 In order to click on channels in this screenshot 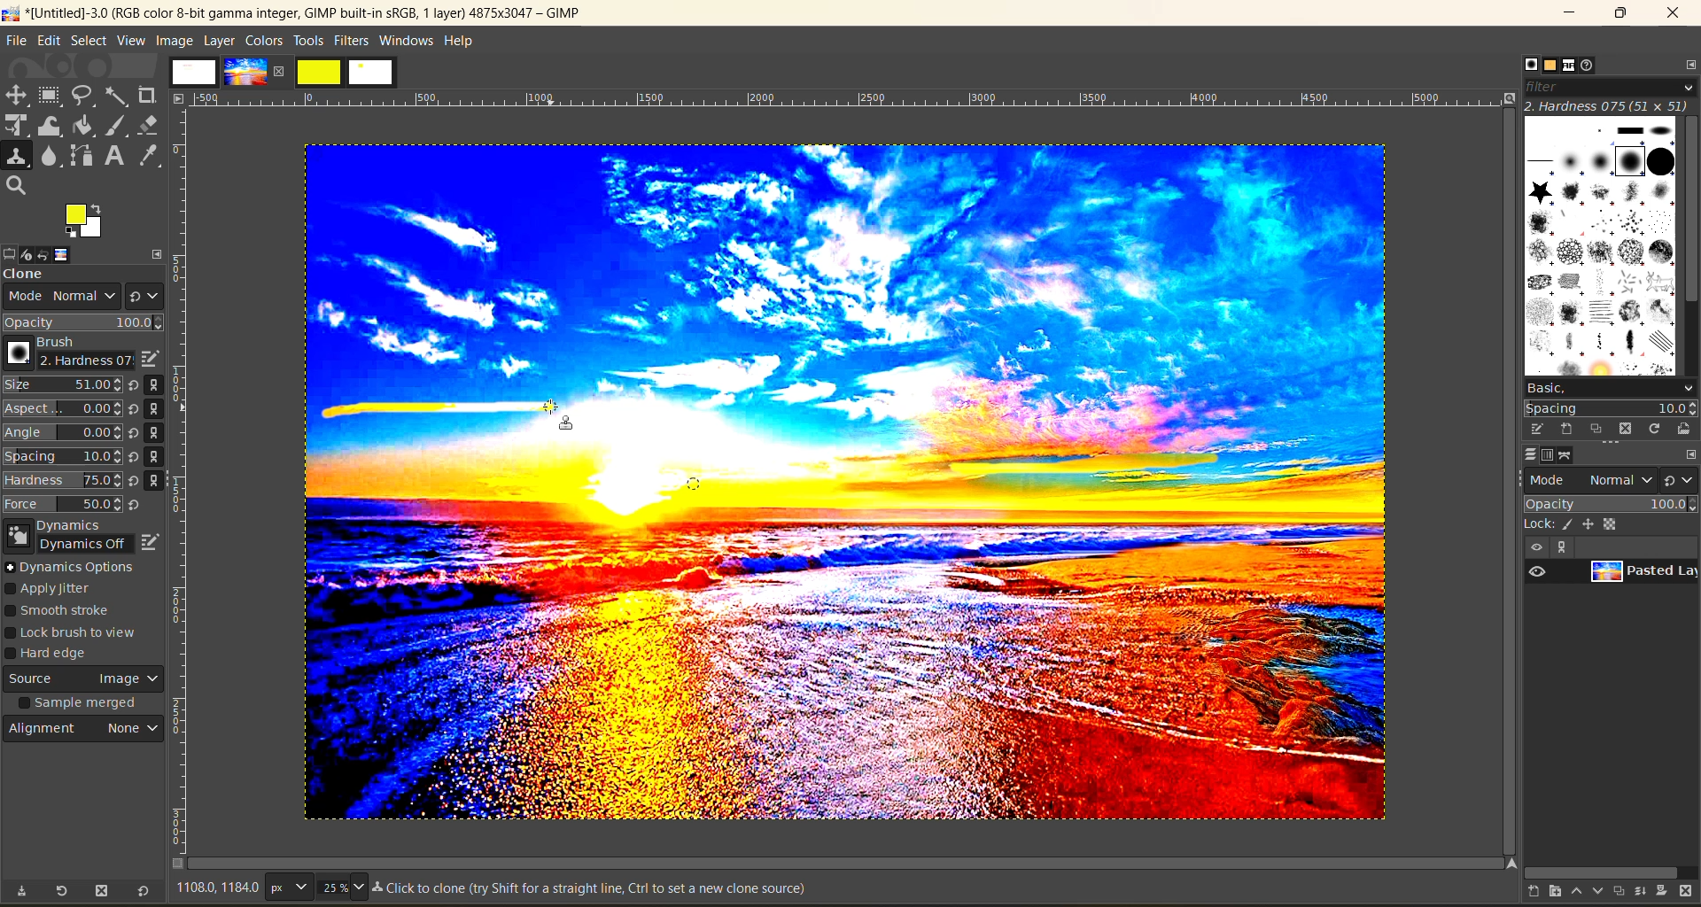, I will do `click(1550, 455)`.